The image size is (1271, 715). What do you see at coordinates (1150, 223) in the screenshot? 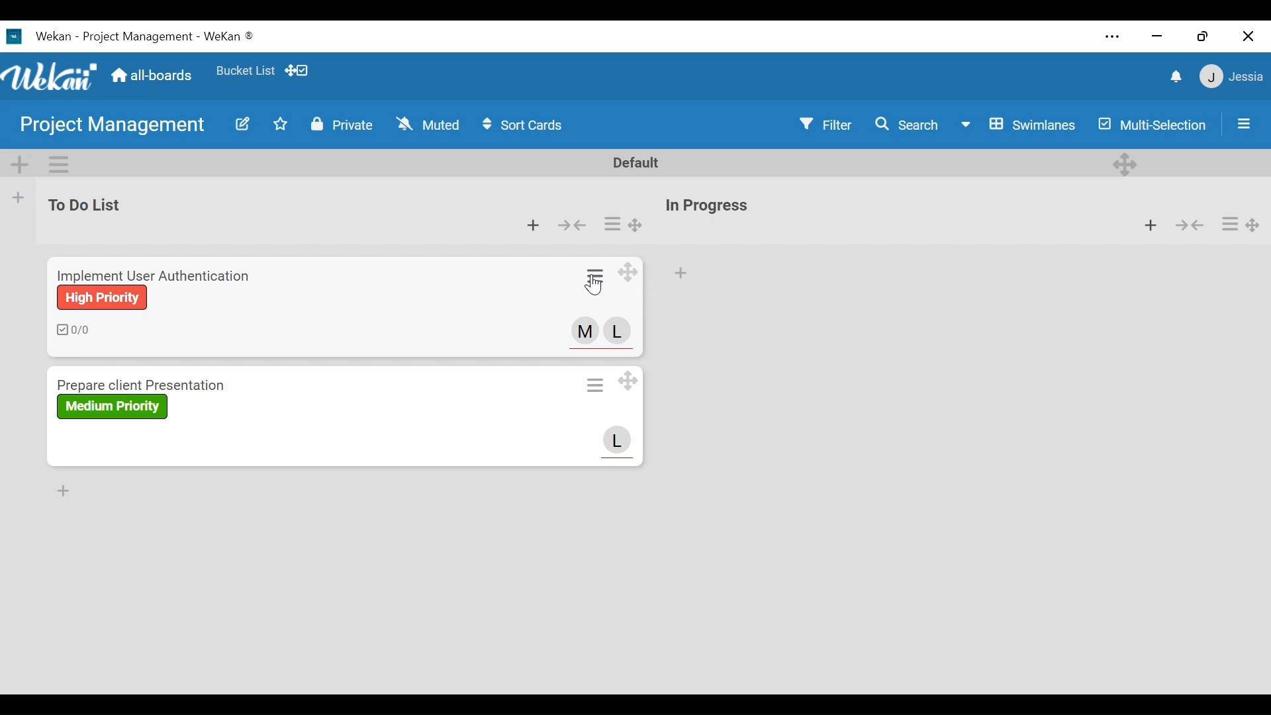
I see `Add Card to top of the list` at bounding box center [1150, 223].